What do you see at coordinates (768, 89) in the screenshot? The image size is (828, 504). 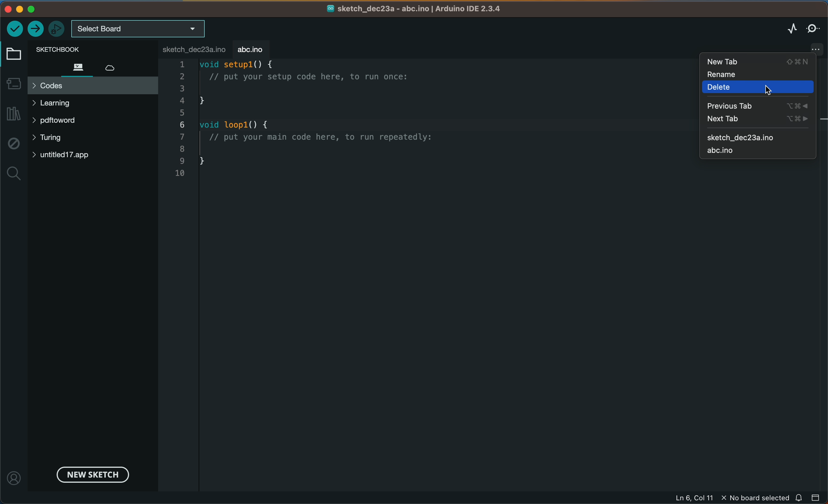 I see `cursor` at bounding box center [768, 89].